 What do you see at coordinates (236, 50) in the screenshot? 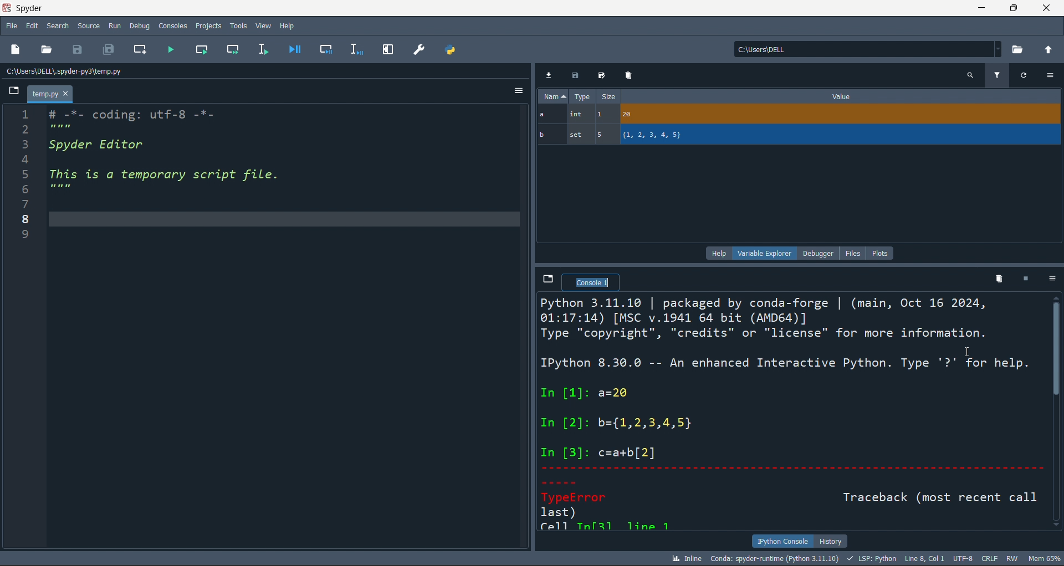
I see `run cell` at bounding box center [236, 50].